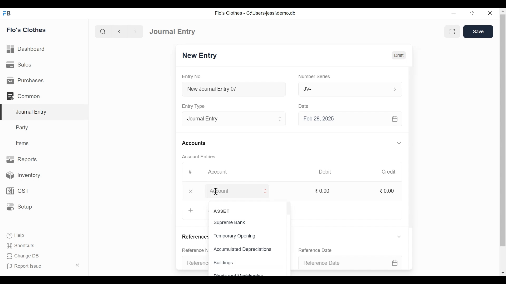 This screenshot has height=284, width=506. I want to click on Account, so click(221, 171).